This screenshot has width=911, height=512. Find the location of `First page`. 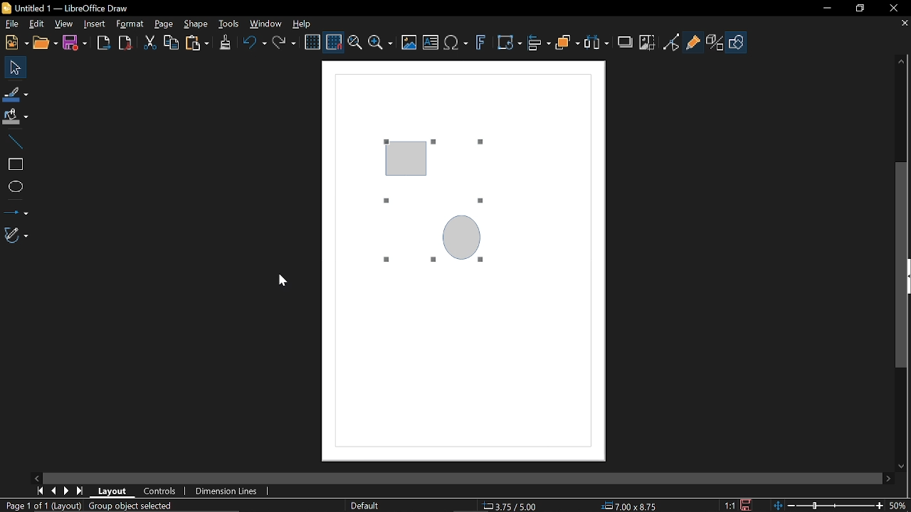

First page is located at coordinates (39, 491).